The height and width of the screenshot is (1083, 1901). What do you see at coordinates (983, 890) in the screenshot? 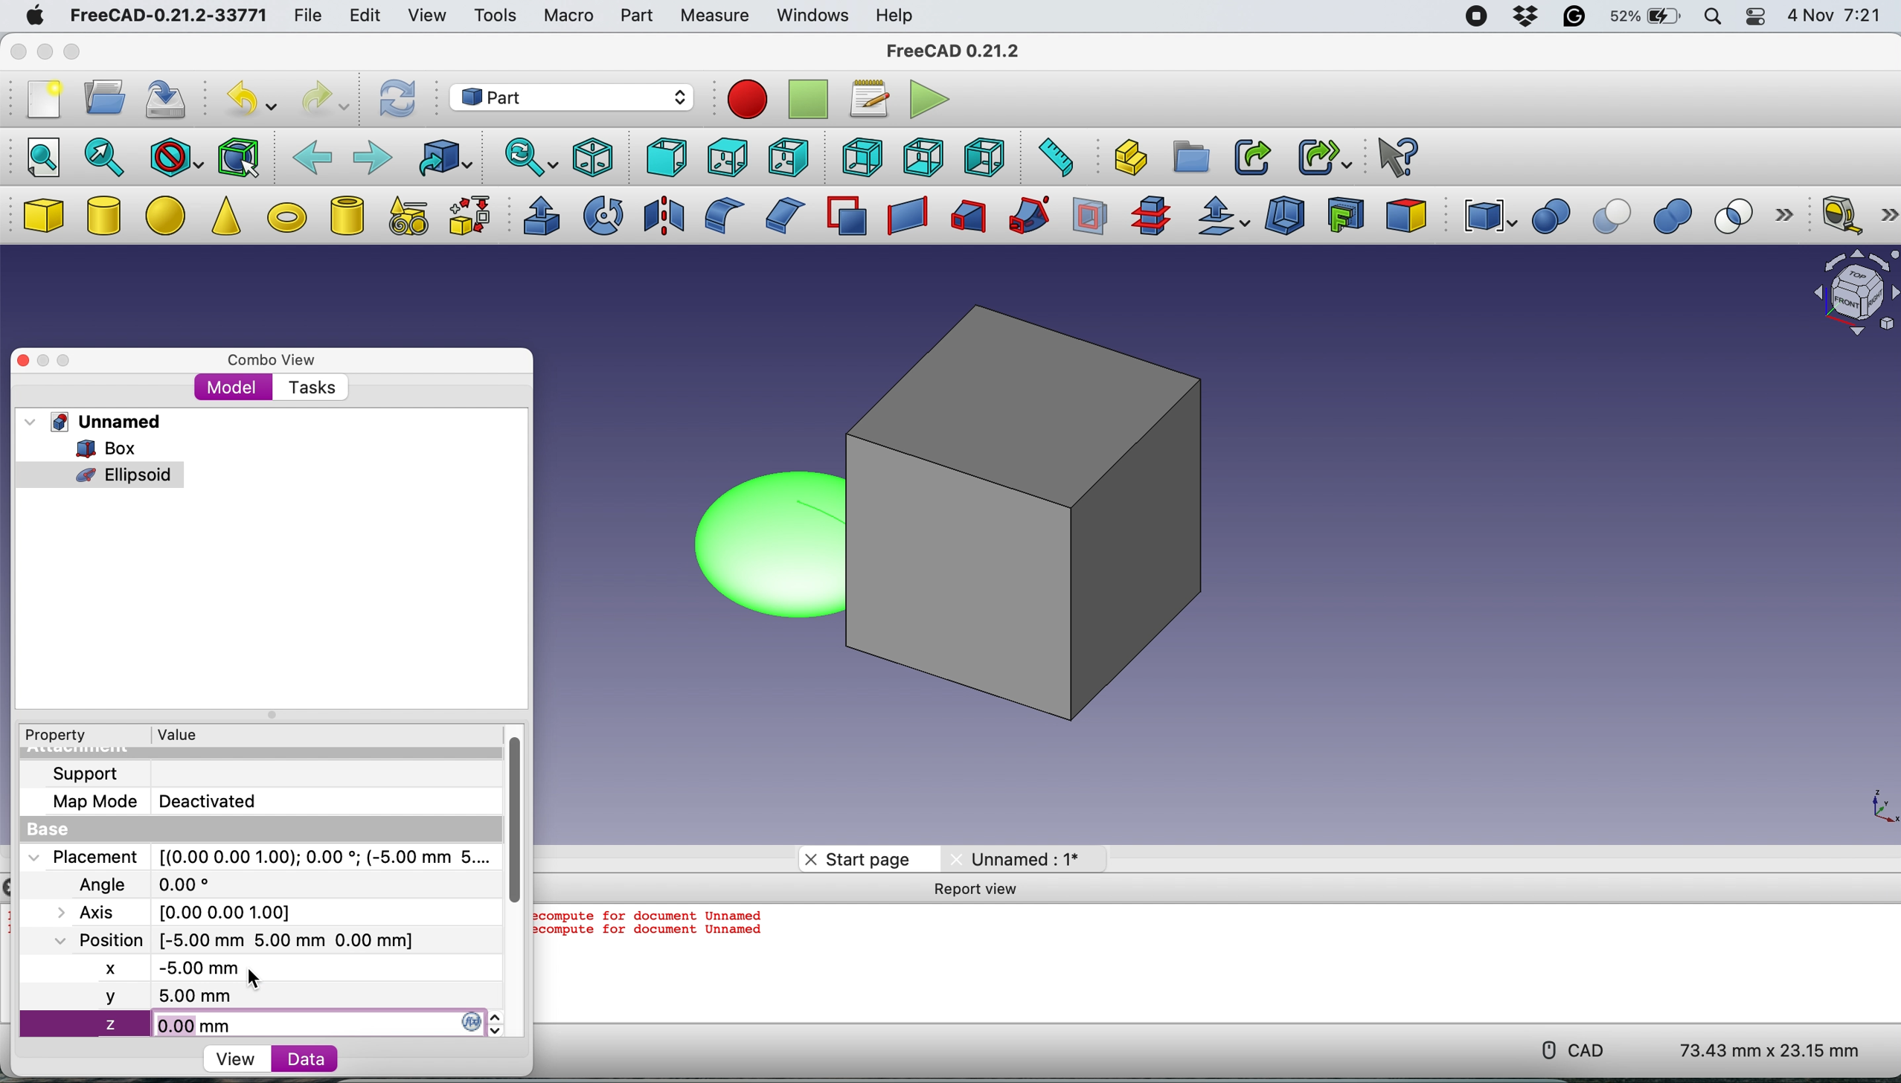
I see `Report View` at bounding box center [983, 890].